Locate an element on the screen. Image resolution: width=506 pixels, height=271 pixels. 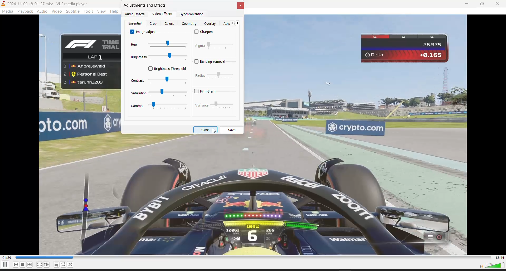
image adjust is located at coordinates (142, 32).